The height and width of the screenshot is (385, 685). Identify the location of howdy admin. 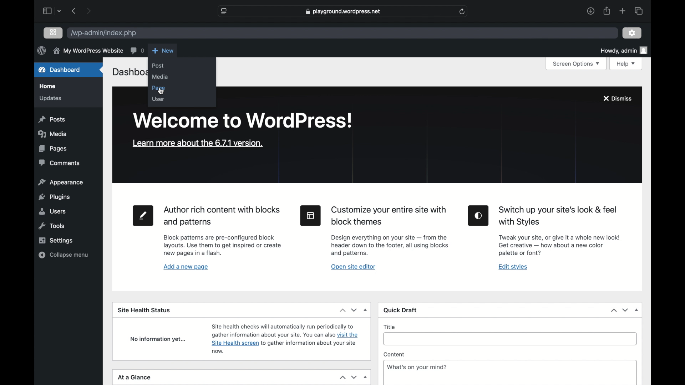
(624, 50).